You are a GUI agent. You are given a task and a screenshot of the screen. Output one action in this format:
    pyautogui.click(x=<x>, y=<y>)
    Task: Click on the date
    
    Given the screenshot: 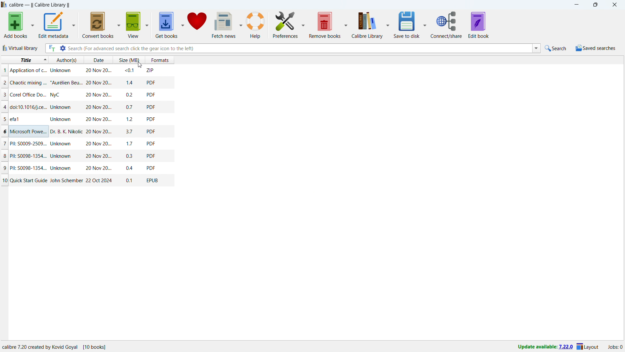 What is the action you would take?
    pyautogui.click(x=99, y=143)
    